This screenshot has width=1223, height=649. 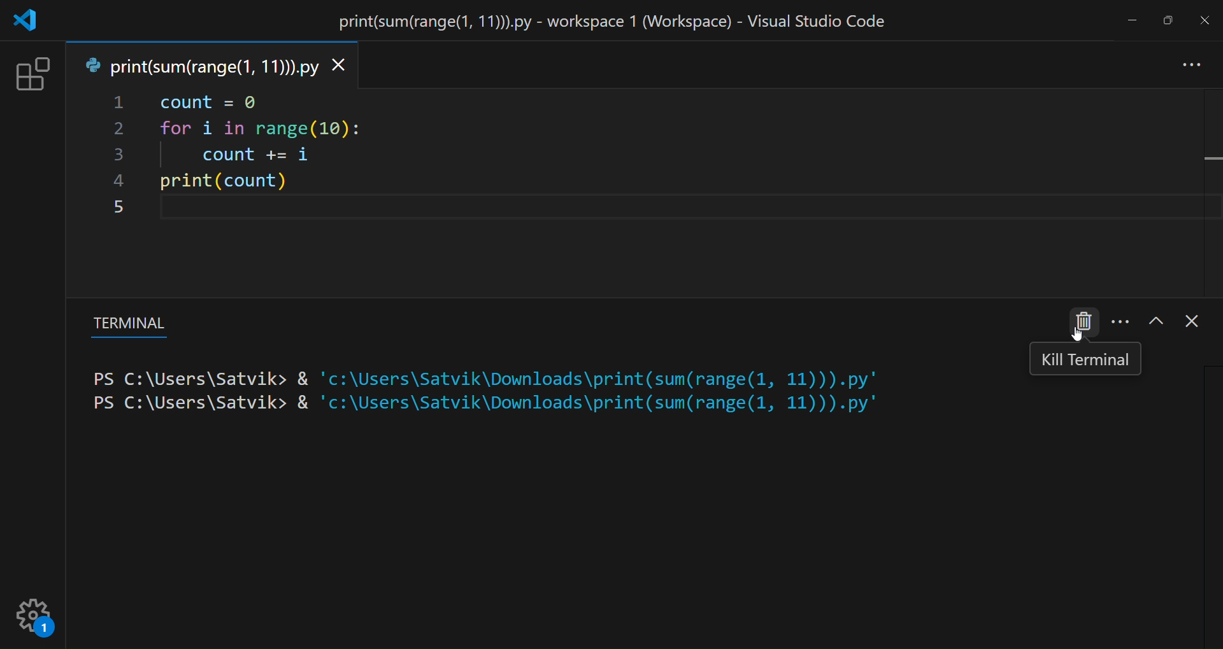 What do you see at coordinates (118, 156) in the screenshot?
I see `line number` at bounding box center [118, 156].